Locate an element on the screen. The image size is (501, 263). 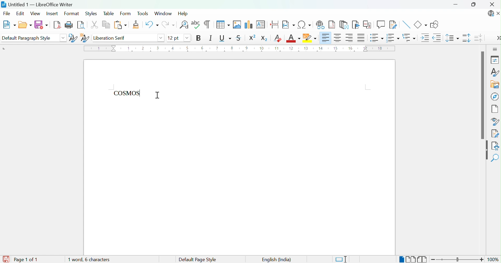
Insert Field is located at coordinates (288, 24).